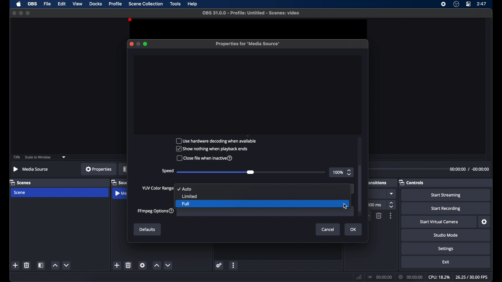 Image resolution: width=502 pixels, height=282 pixels. Describe the element at coordinates (446, 236) in the screenshot. I see `studio mode` at that location.